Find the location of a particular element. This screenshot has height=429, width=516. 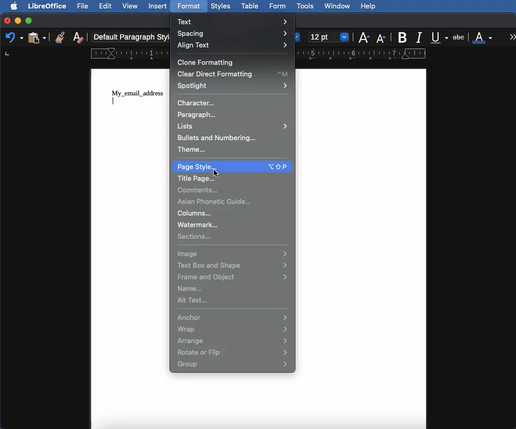

Edit is located at coordinates (105, 6).